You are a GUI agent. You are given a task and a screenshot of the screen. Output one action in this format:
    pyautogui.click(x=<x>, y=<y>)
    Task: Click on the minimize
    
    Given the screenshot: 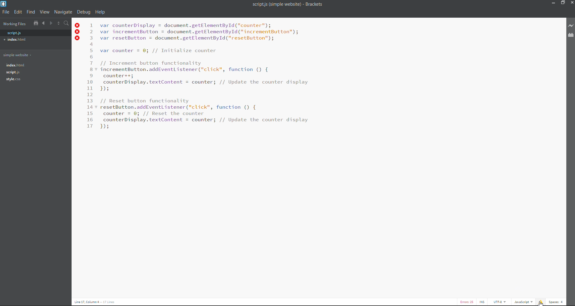 What is the action you would take?
    pyautogui.click(x=553, y=4)
    